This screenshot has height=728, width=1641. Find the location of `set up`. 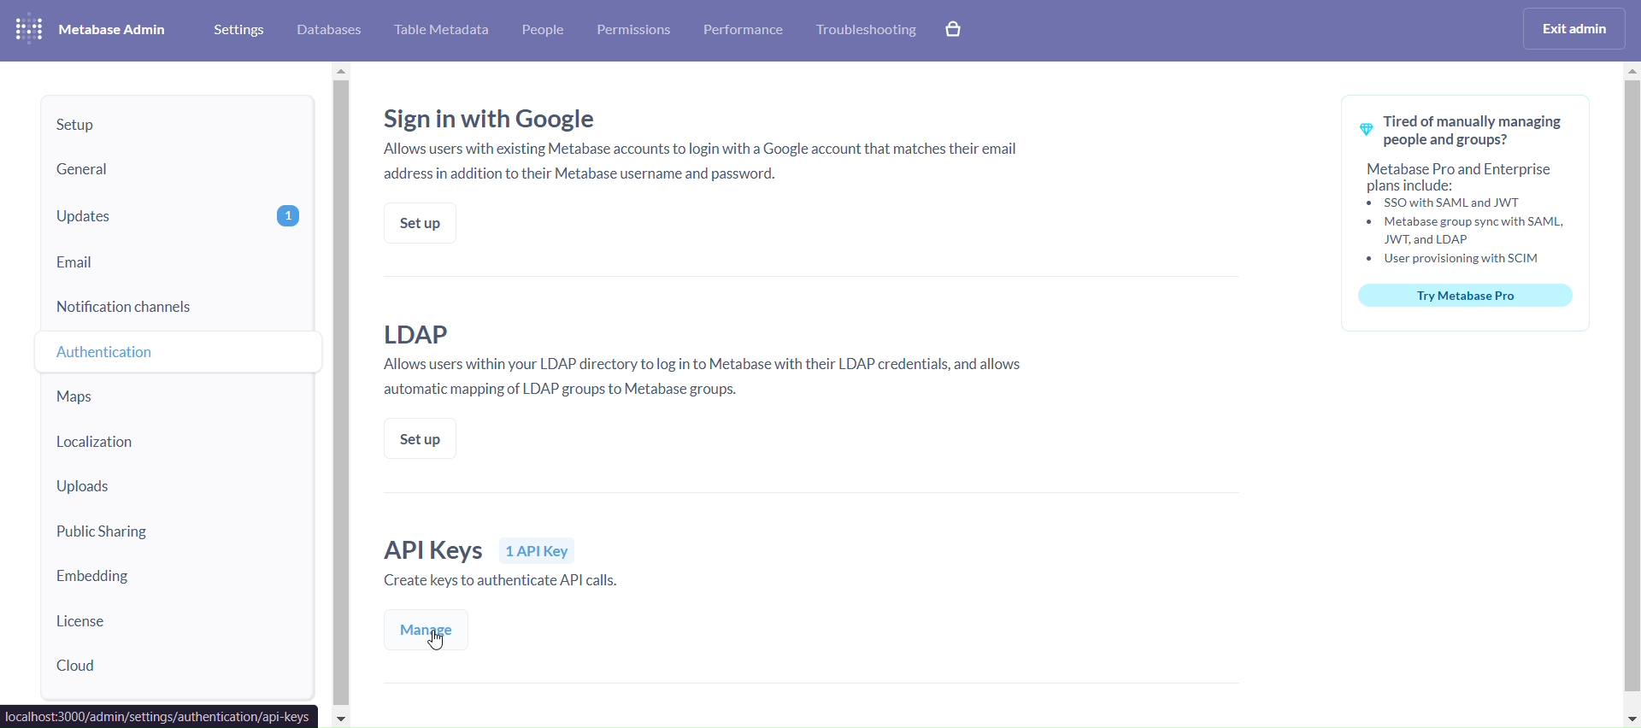

set up is located at coordinates (421, 438).